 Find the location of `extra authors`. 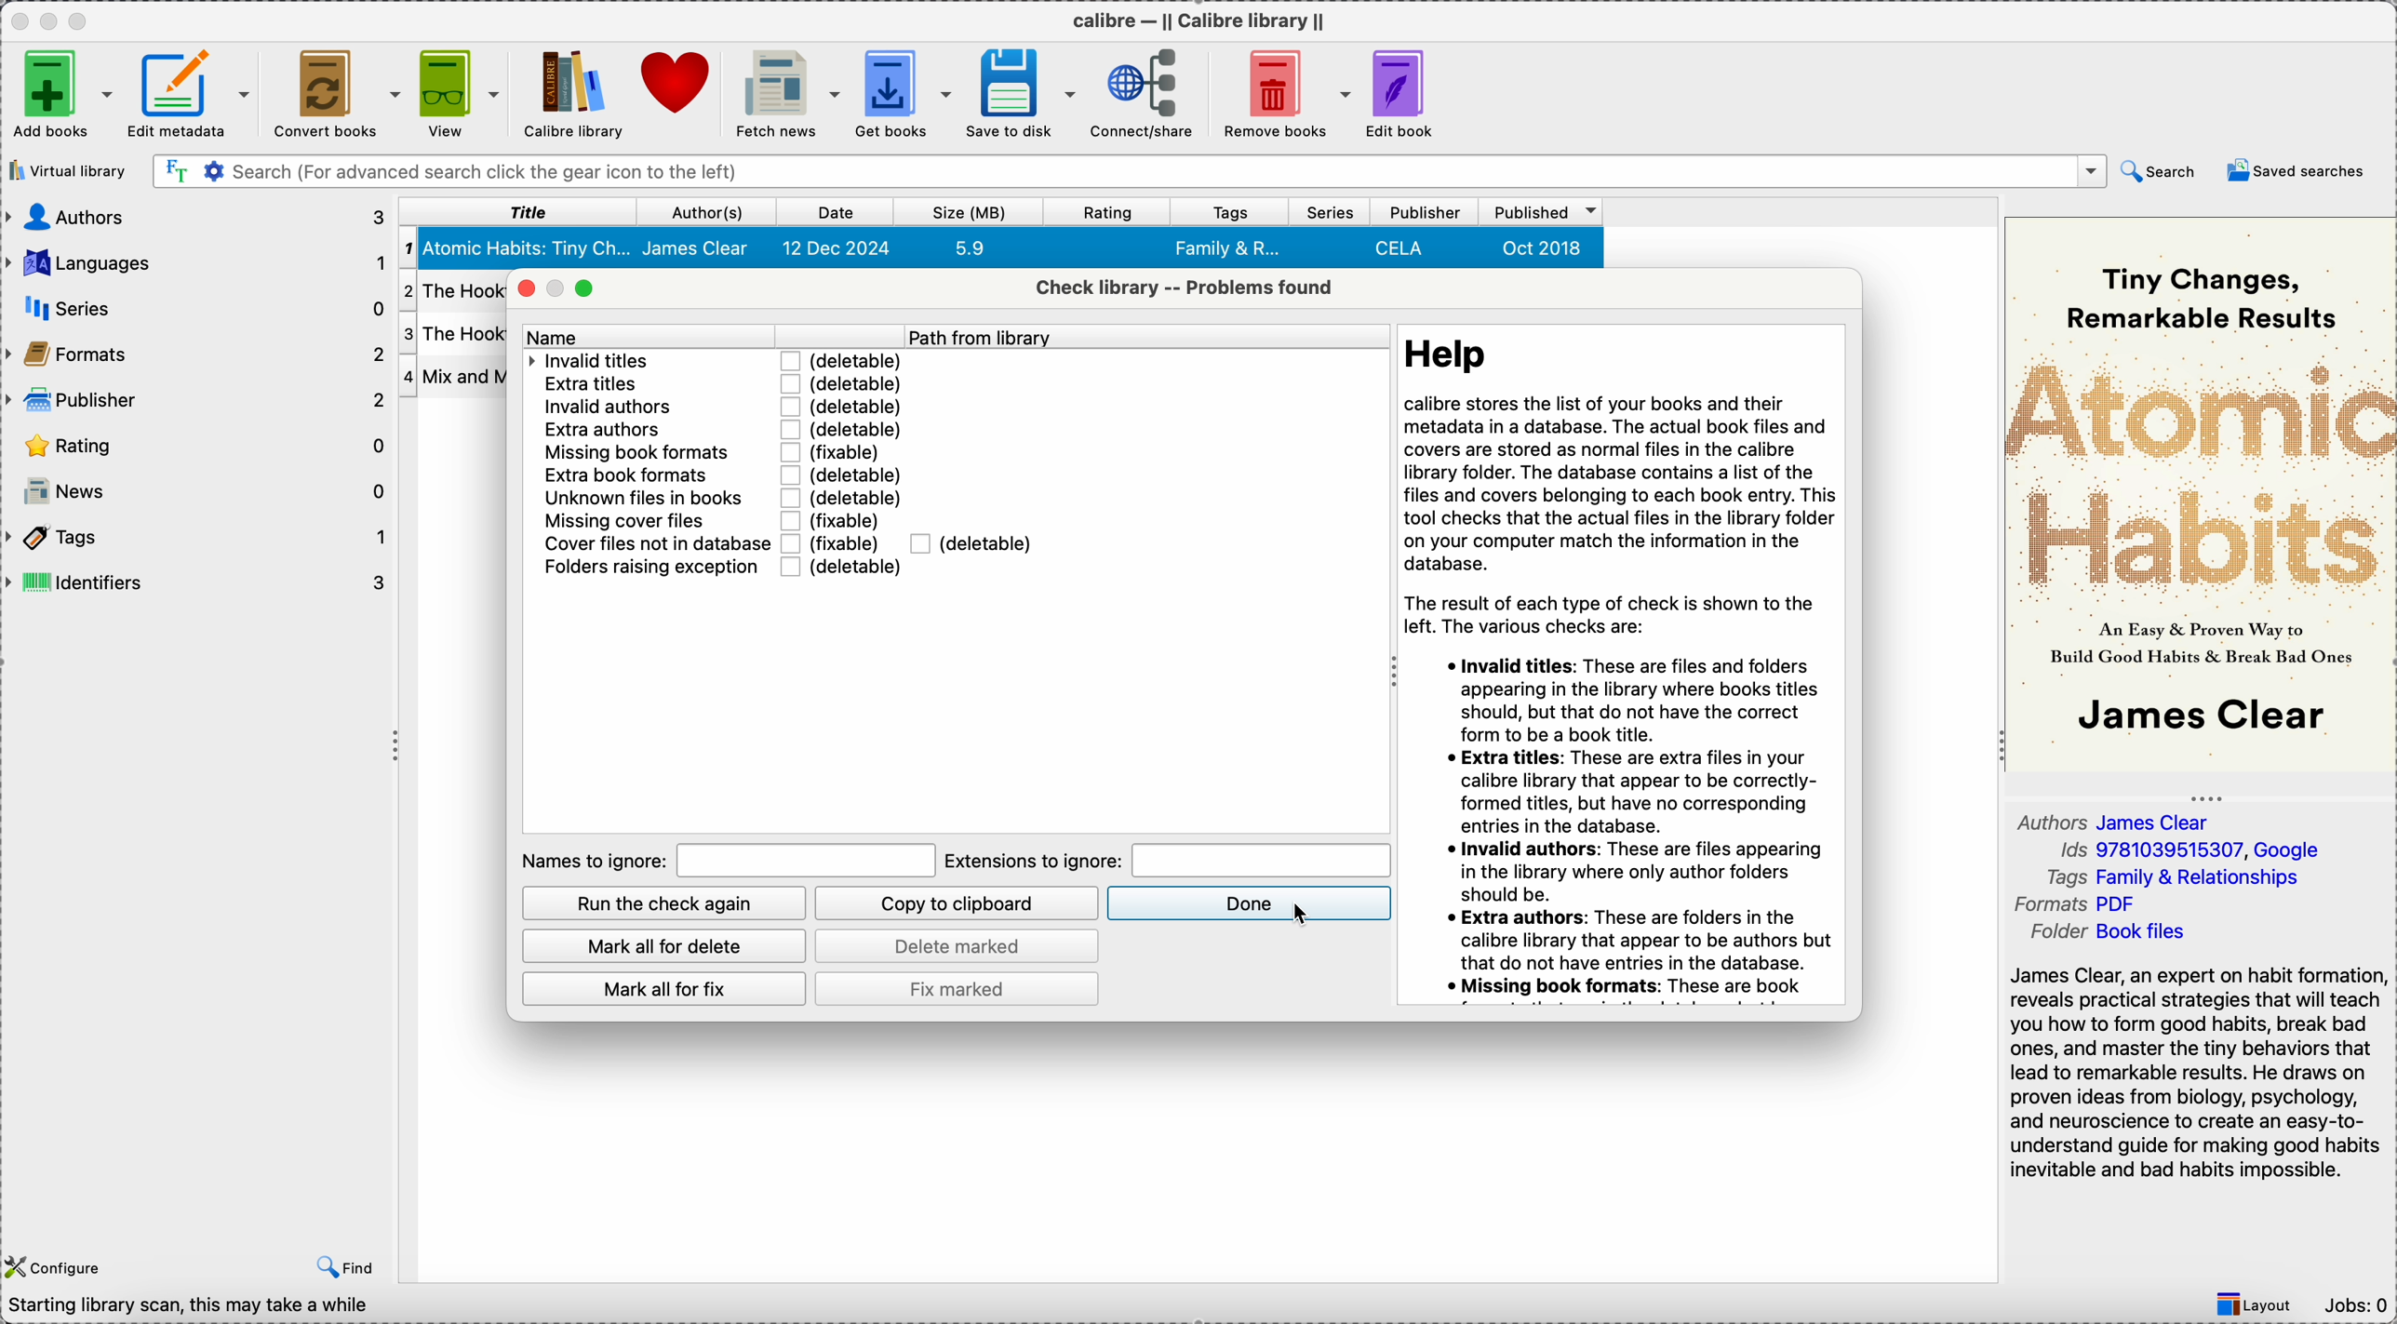

extra authors is located at coordinates (626, 429).